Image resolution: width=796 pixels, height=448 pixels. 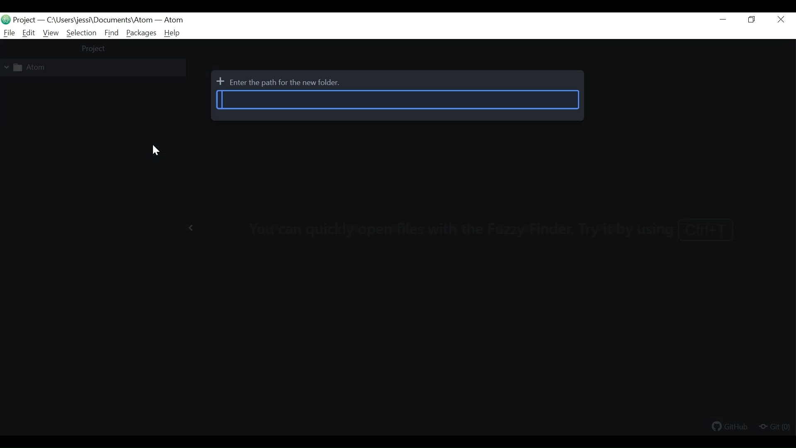 What do you see at coordinates (142, 33) in the screenshot?
I see `Packages` at bounding box center [142, 33].